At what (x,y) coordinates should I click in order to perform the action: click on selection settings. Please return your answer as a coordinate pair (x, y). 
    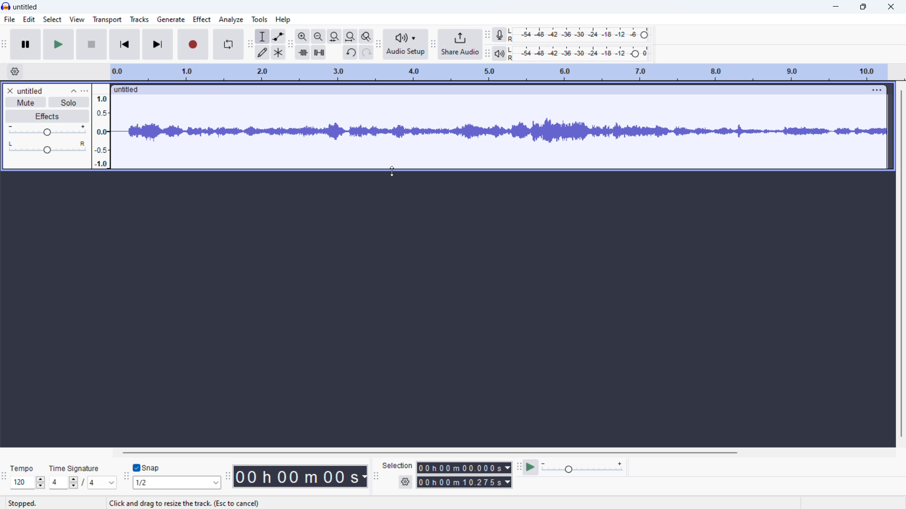
    Looking at the image, I should click on (406, 482).